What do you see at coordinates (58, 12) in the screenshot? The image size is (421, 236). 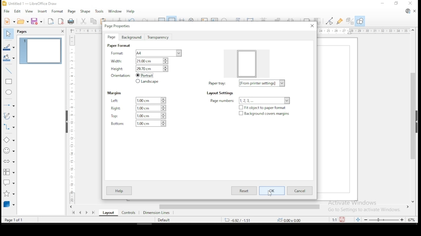 I see `format` at bounding box center [58, 12].